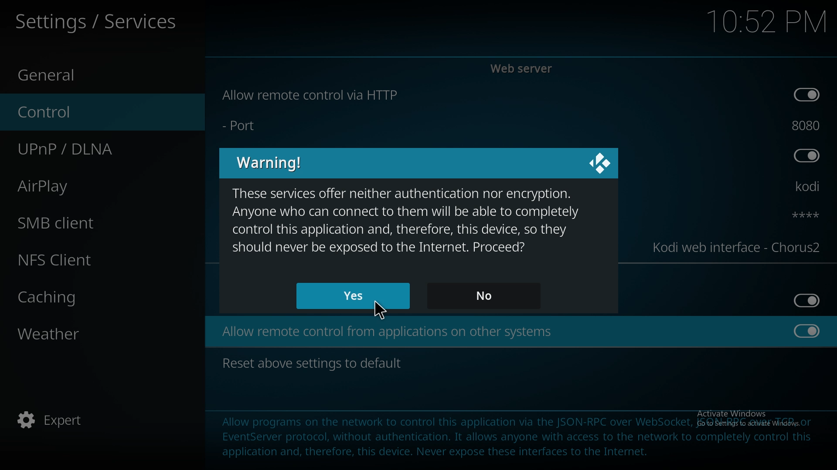 The height and width of the screenshot is (470, 837). What do you see at coordinates (91, 333) in the screenshot?
I see `weather` at bounding box center [91, 333].